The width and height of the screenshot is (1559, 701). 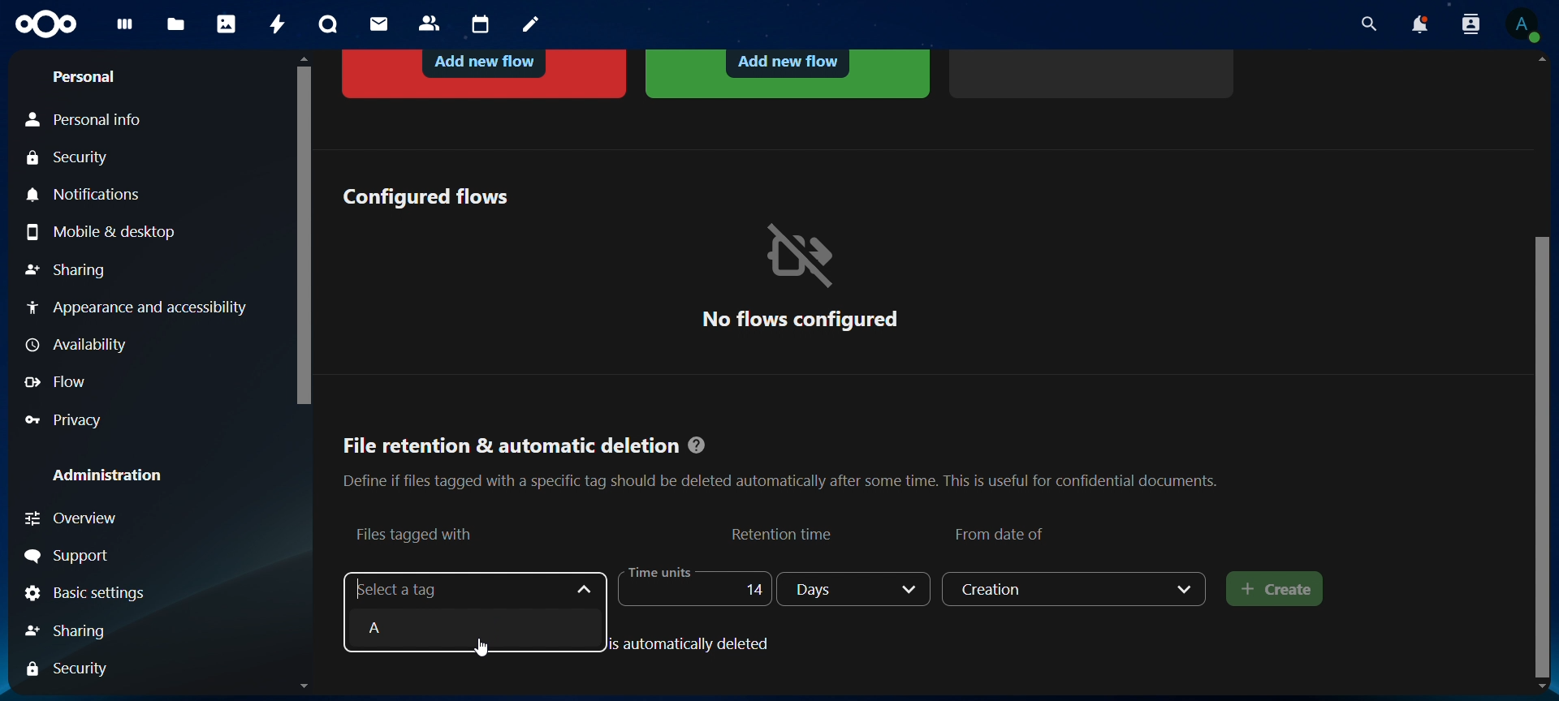 What do you see at coordinates (87, 595) in the screenshot?
I see `basic settings` at bounding box center [87, 595].